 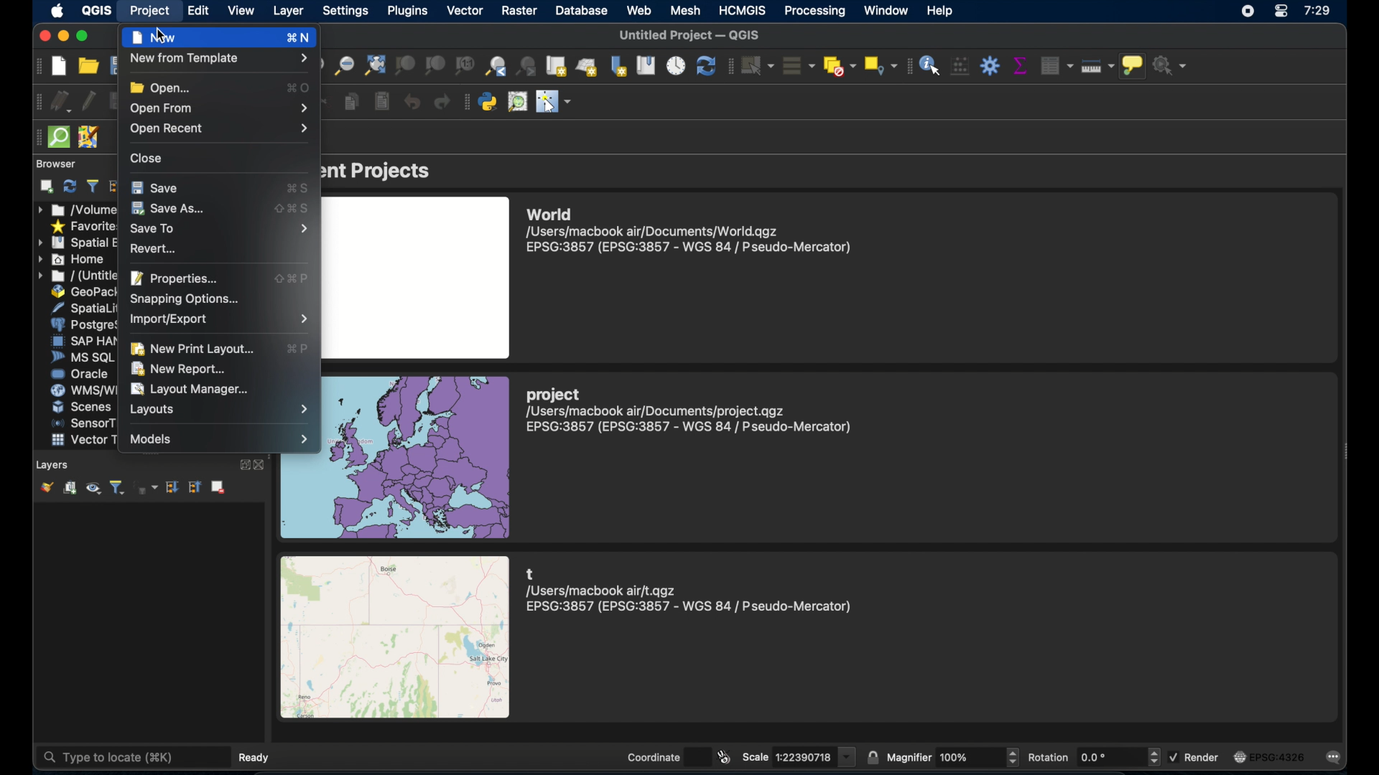 I want to click on selection toolbar, so click(x=730, y=67).